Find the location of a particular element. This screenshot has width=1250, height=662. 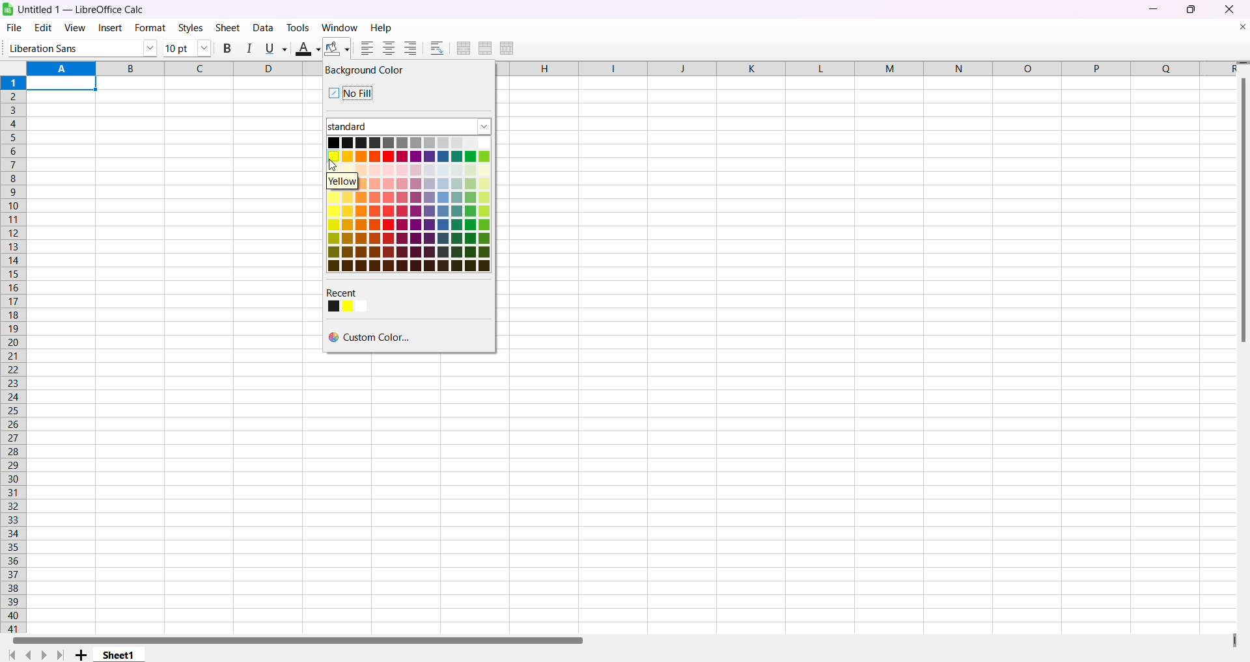

dropdown is located at coordinates (484, 124).